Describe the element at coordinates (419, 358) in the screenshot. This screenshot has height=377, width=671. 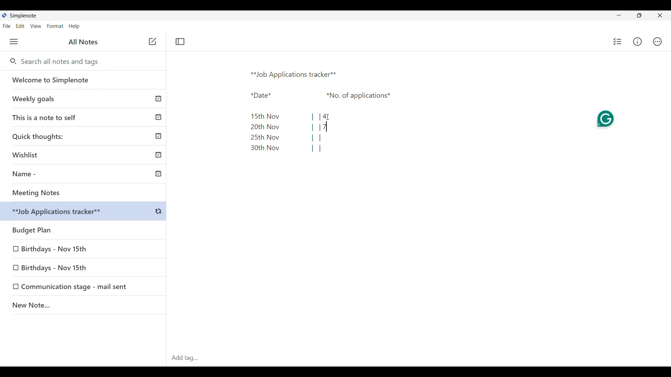
I see `Click to type in tag` at that location.